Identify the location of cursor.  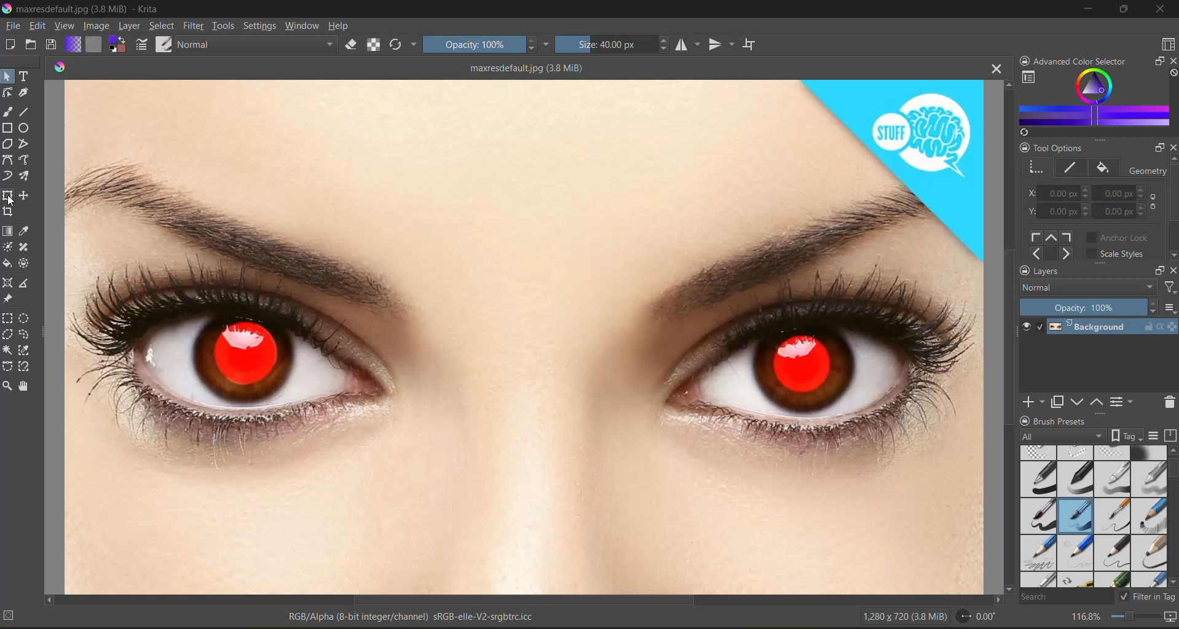
(10, 202).